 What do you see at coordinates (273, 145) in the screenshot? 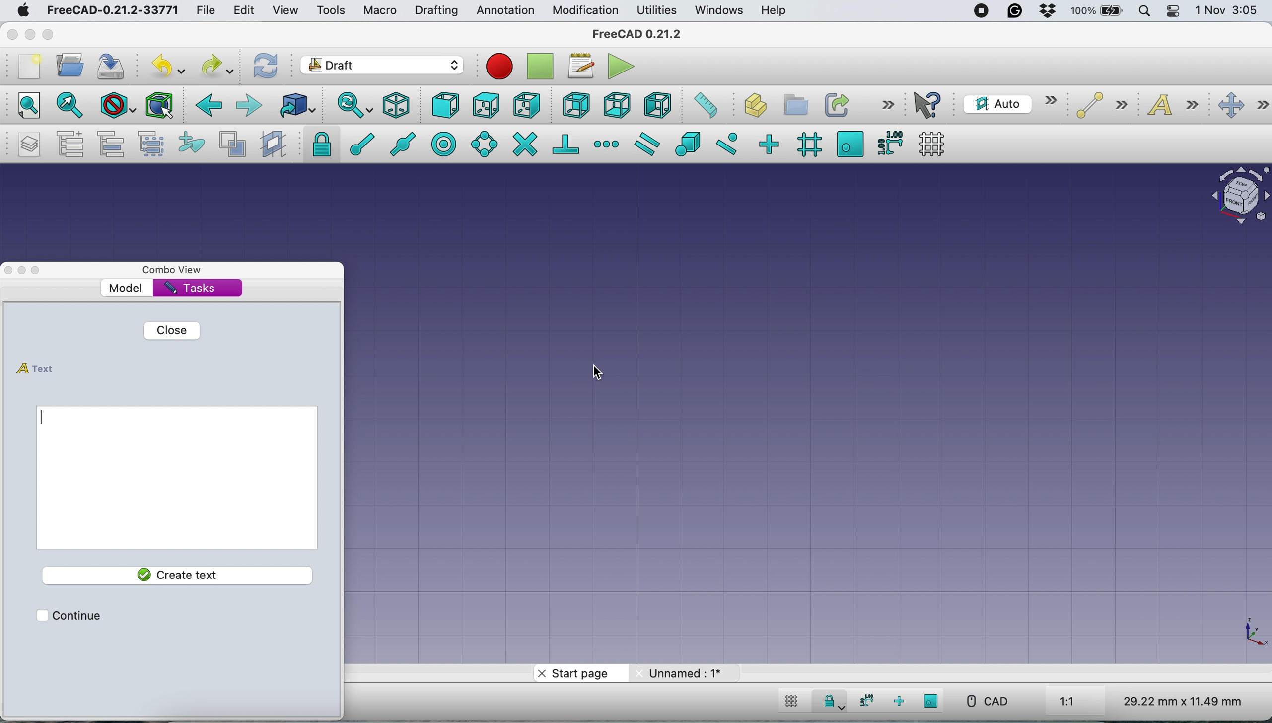
I see `create working plane proxy` at bounding box center [273, 145].